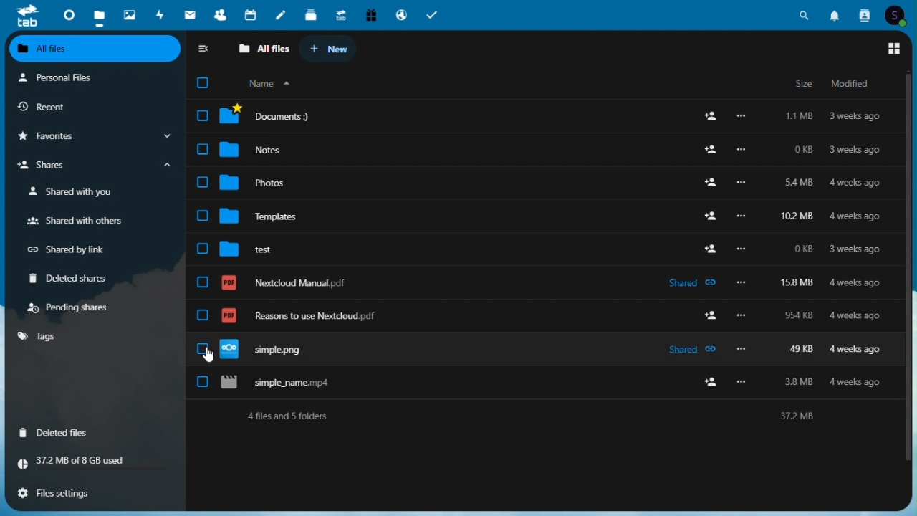 The height and width of the screenshot is (516, 917). Describe the element at coordinates (263, 49) in the screenshot. I see `all files` at that location.